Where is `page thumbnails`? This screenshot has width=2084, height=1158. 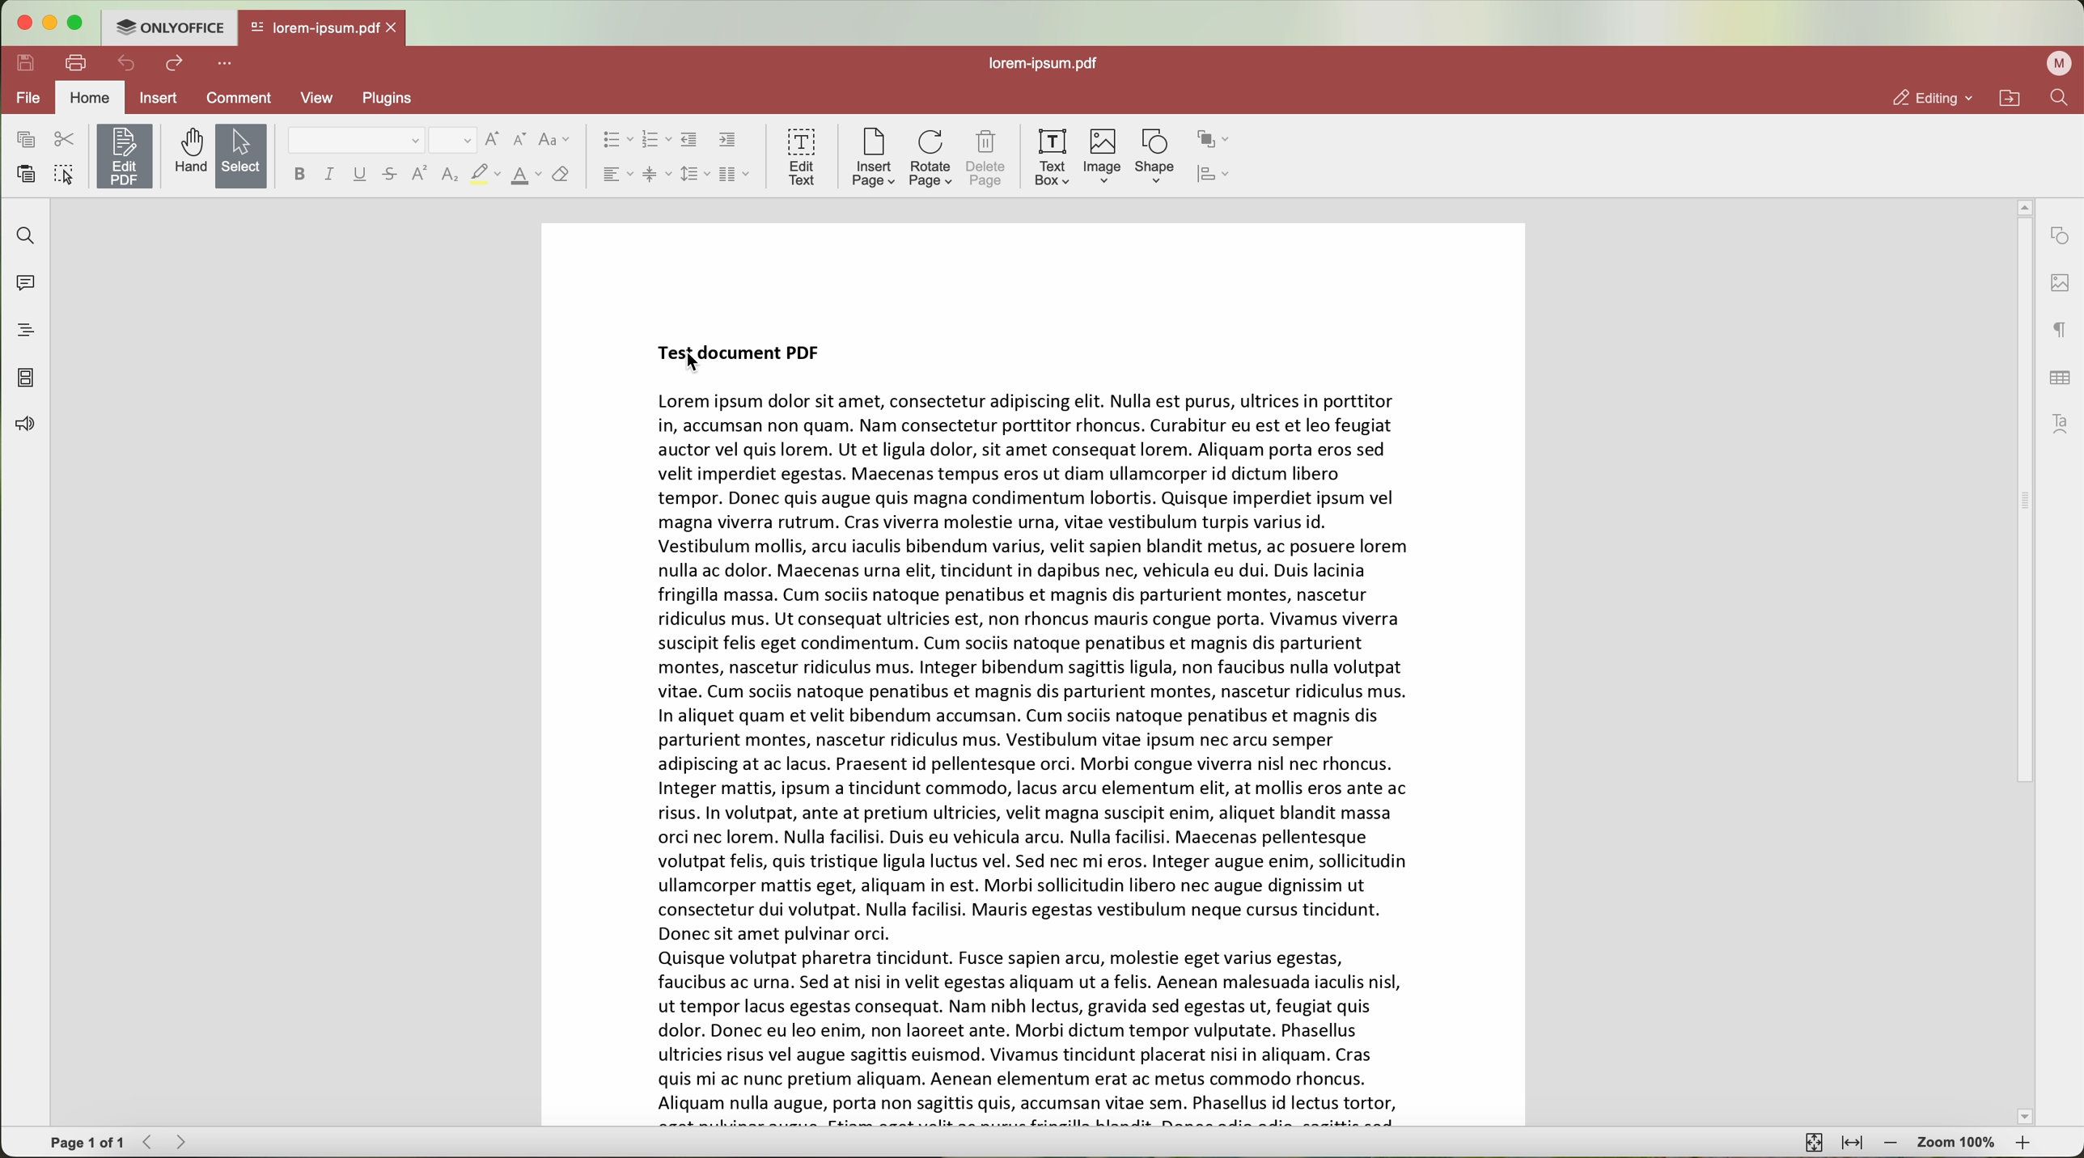
page thumbnails is located at coordinates (23, 379).